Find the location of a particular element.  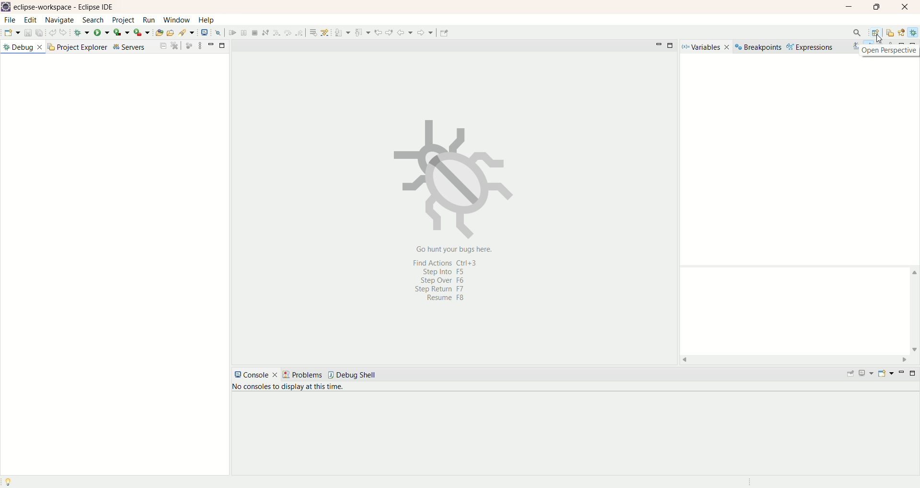

Tip of the day is located at coordinates (11, 481).